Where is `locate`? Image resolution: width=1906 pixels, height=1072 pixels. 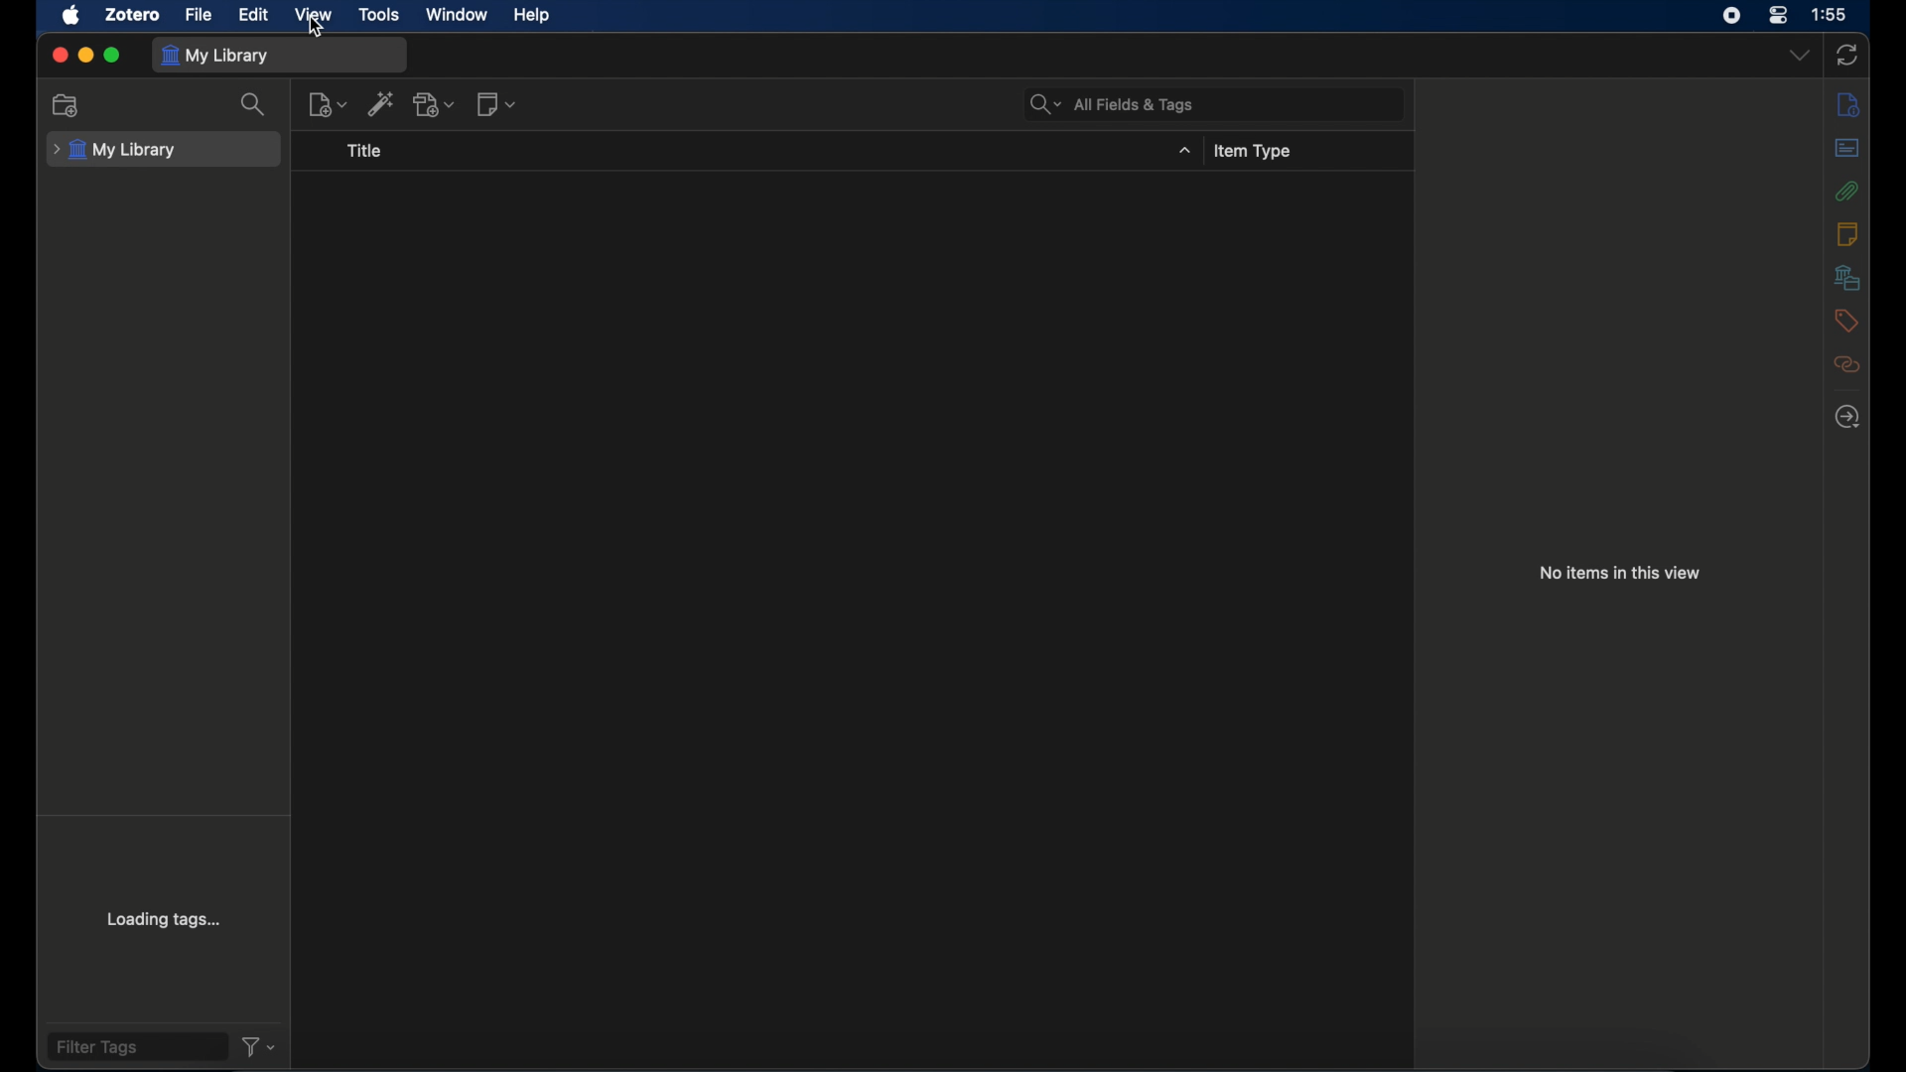
locate is located at coordinates (1850, 417).